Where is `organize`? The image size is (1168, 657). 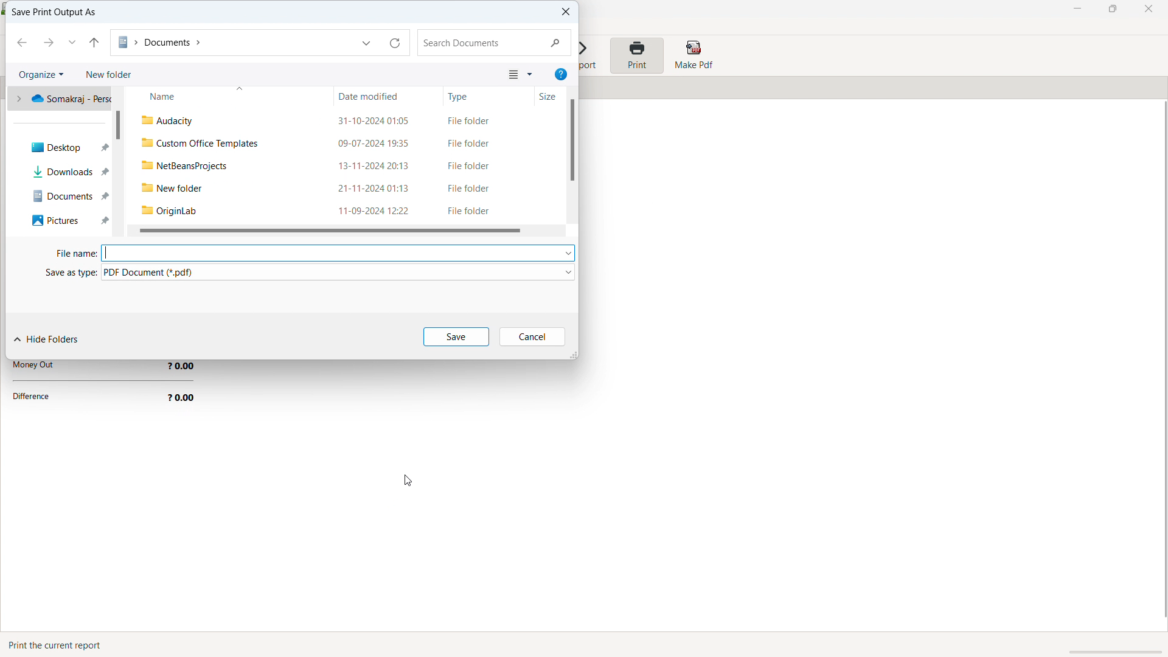 organize is located at coordinates (41, 74).